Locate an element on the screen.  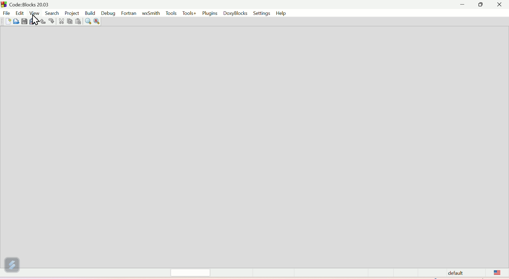
Replace is located at coordinates (96, 21).